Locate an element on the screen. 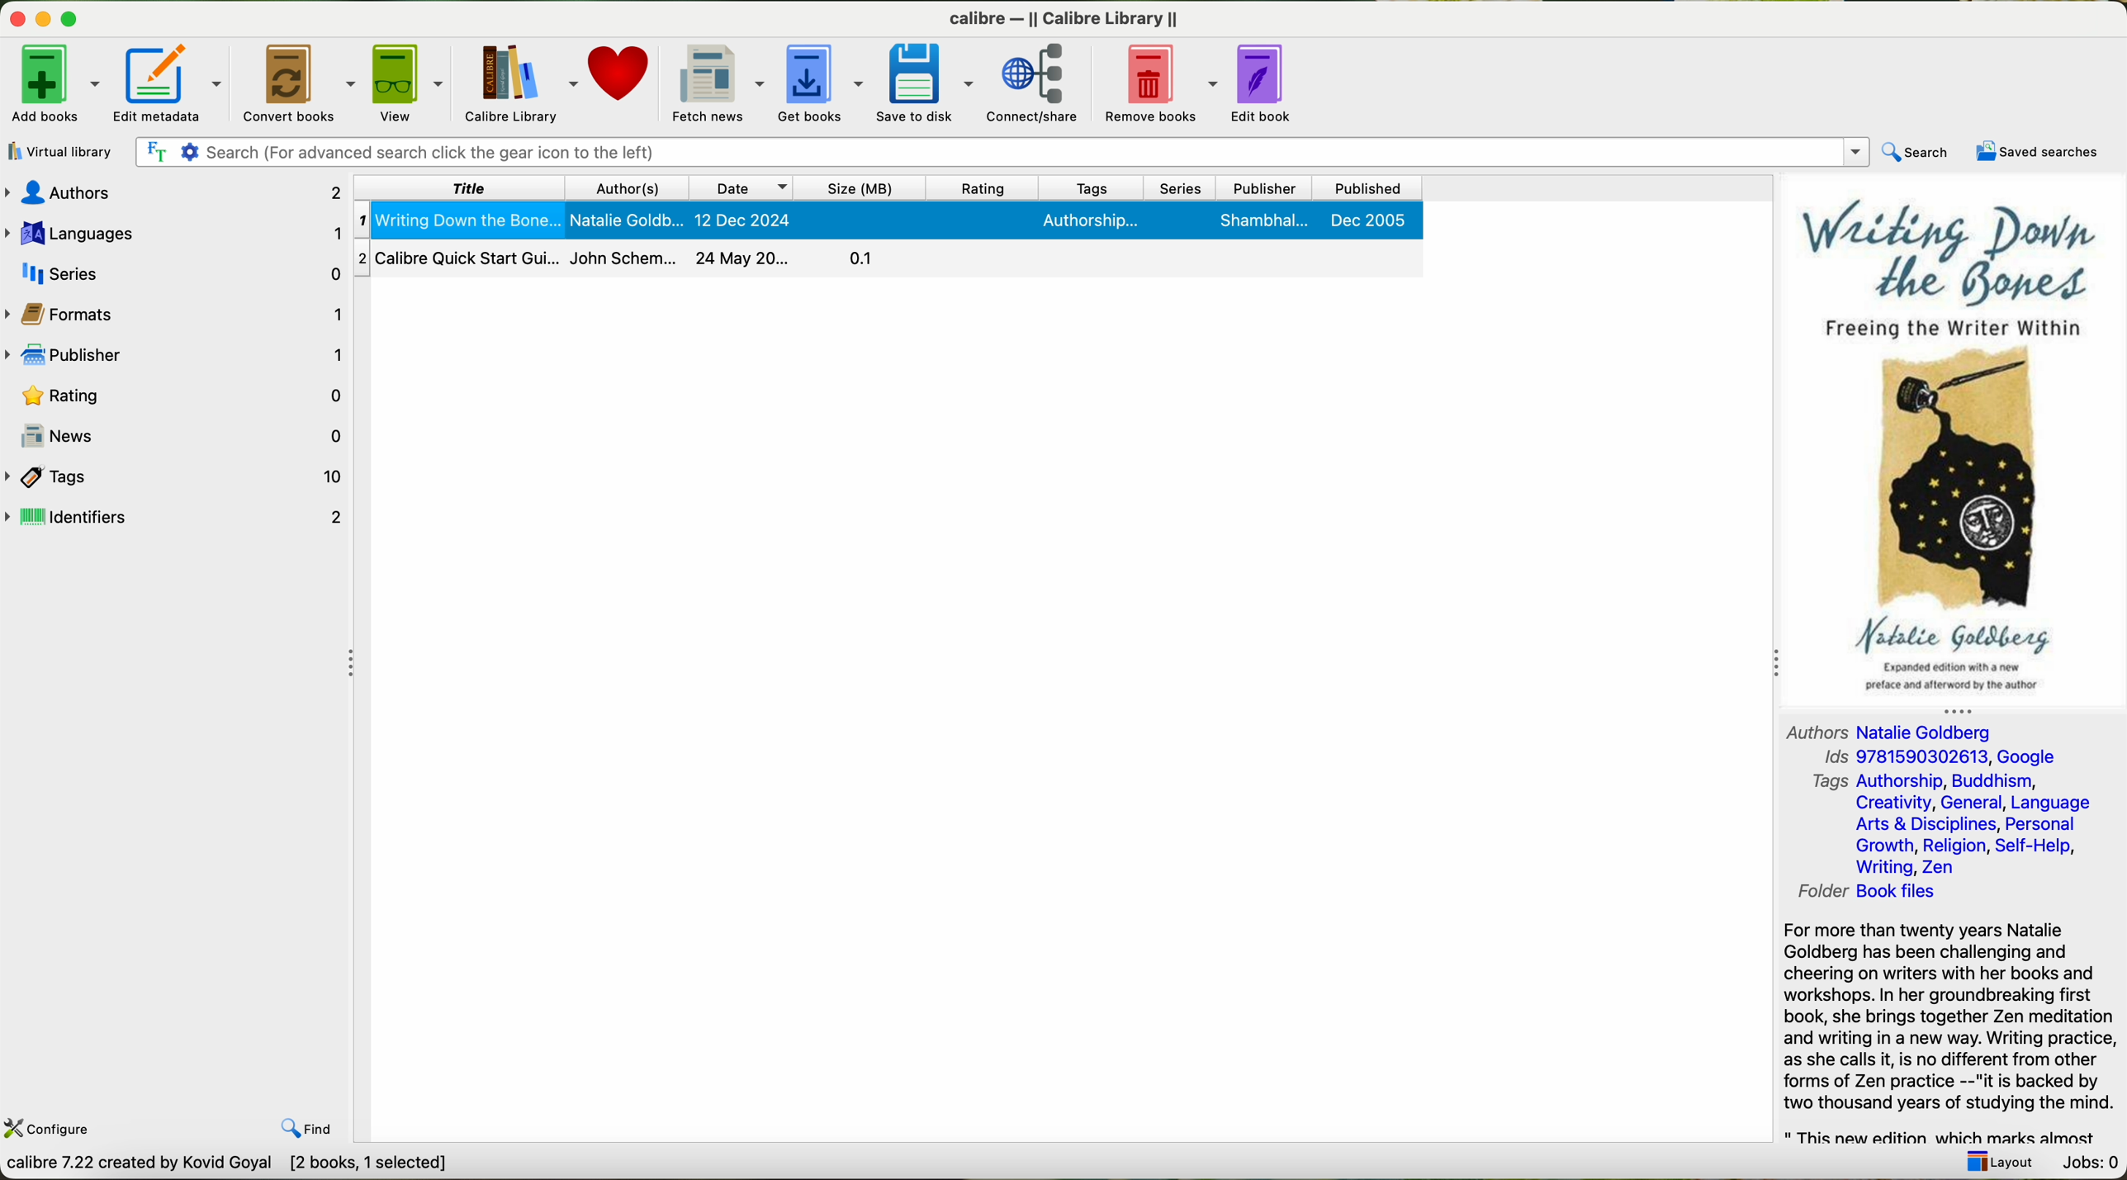  folder is located at coordinates (1873, 893).